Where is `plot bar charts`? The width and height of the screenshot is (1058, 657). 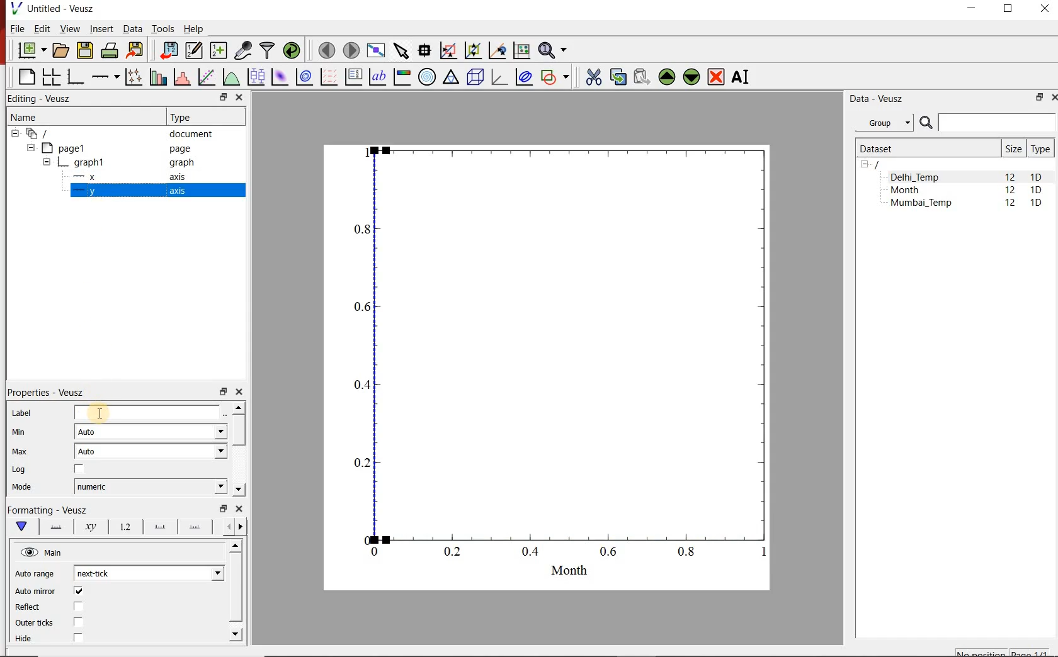
plot bar charts is located at coordinates (156, 77).